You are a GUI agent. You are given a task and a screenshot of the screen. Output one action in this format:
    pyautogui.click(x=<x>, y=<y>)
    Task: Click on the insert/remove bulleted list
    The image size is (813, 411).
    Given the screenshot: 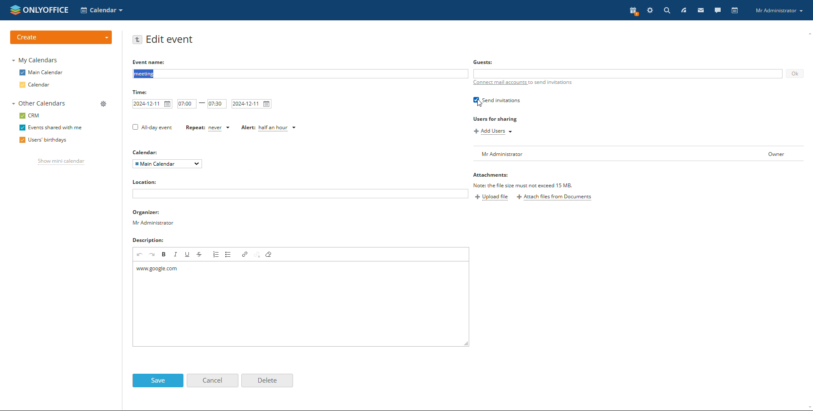 What is the action you would take?
    pyautogui.click(x=229, y=254)
    